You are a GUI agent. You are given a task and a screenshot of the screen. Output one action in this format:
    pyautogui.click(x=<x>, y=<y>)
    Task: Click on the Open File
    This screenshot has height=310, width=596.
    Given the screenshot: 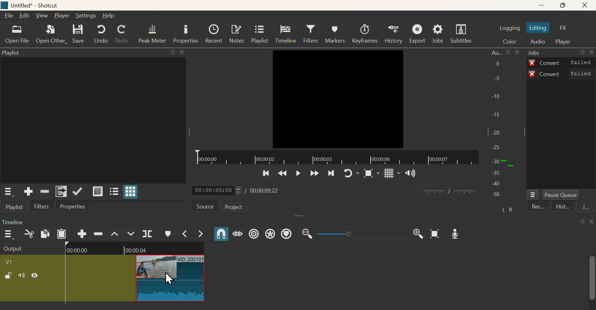 What is the action you would take?
    pyautogui.click(x=16, y=36)
    